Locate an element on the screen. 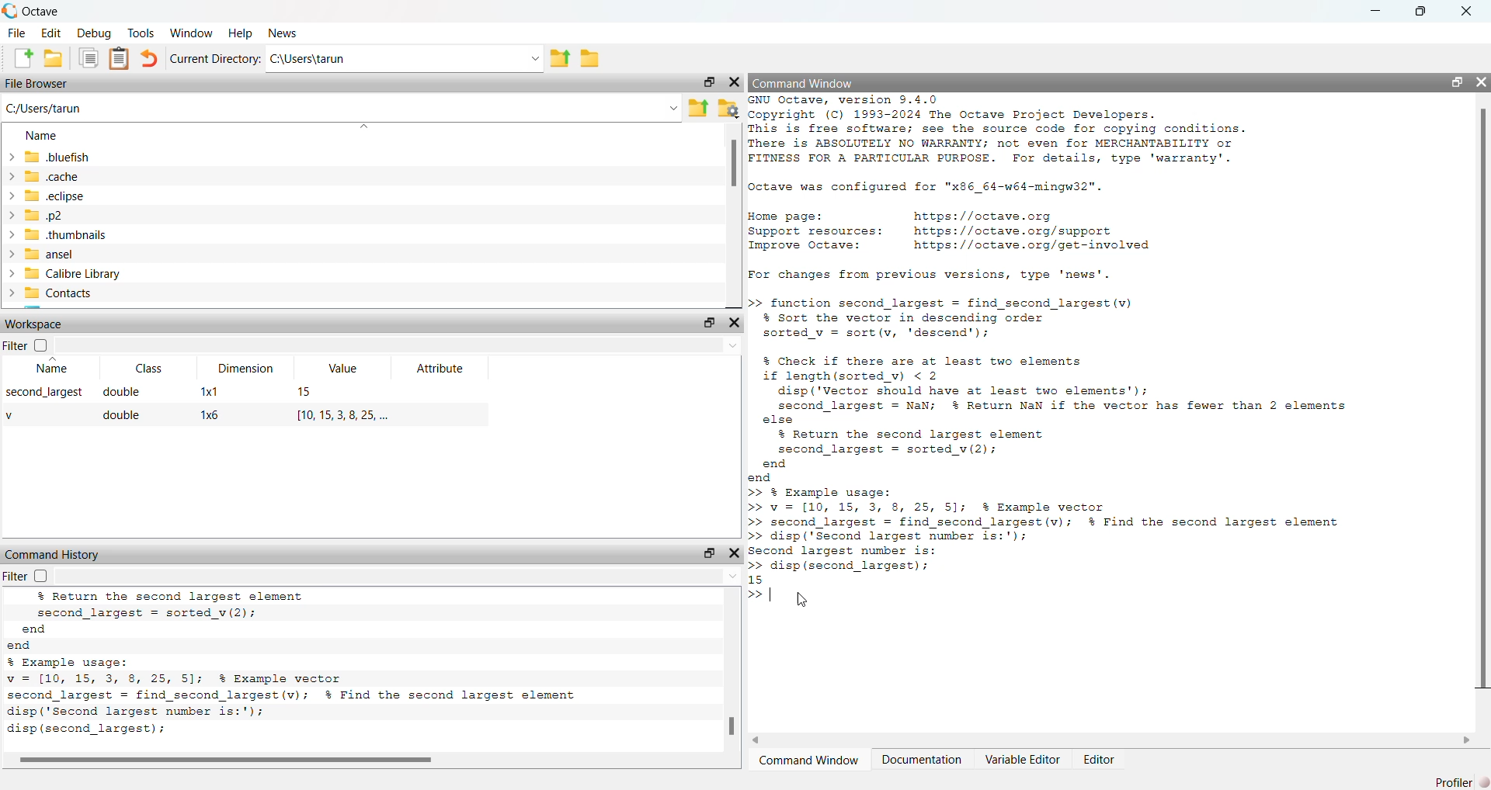 Image resolution: width=1491 pixels, height=790 pixels. class is located at coordinates (144, 369).